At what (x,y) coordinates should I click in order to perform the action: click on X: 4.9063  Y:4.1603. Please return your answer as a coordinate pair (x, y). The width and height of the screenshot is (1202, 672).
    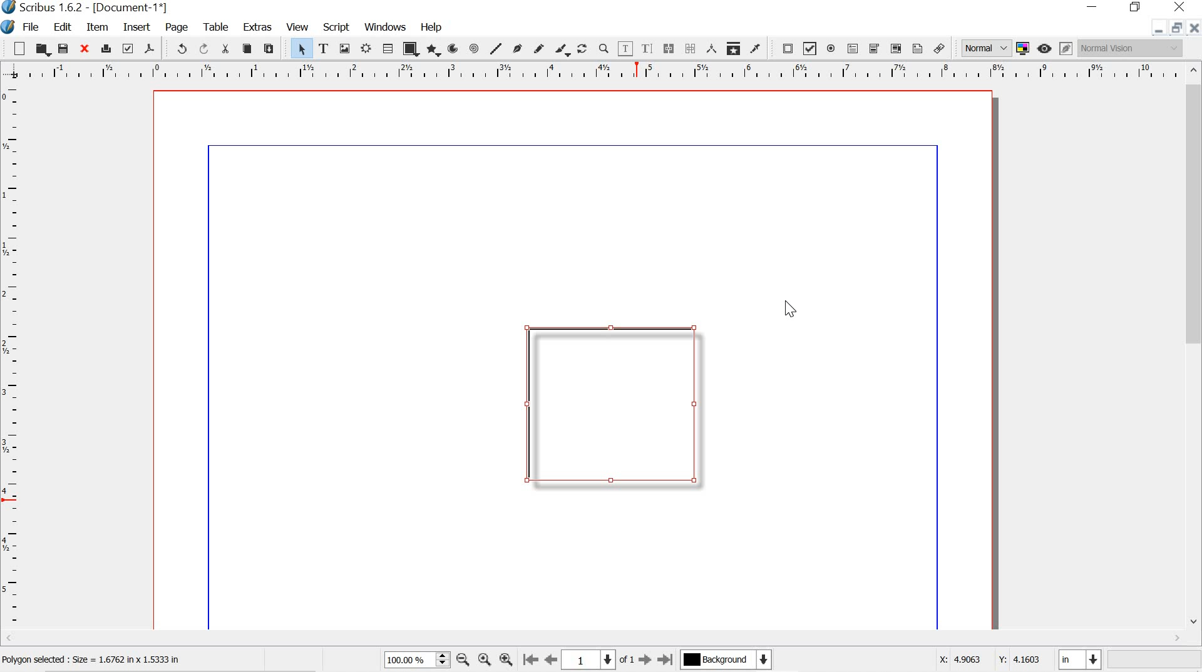
    Looking at the image, I should click on (989, 660).